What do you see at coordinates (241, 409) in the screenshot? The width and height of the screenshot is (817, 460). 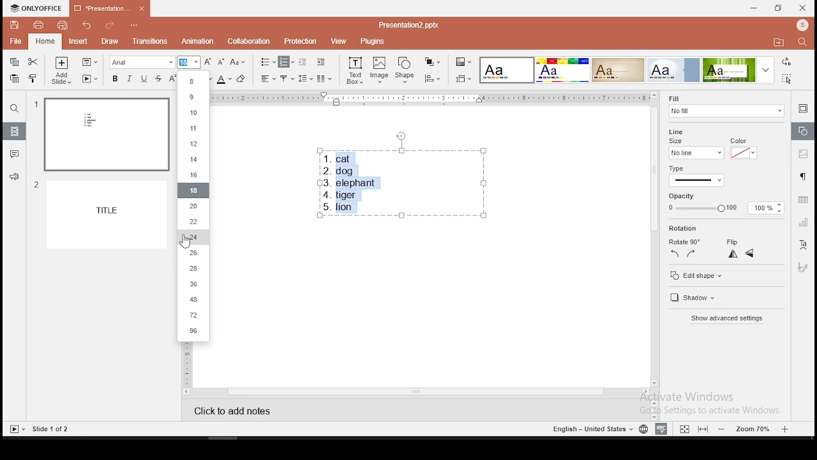 I see `click to add notes` at bounding box center [241, 409].